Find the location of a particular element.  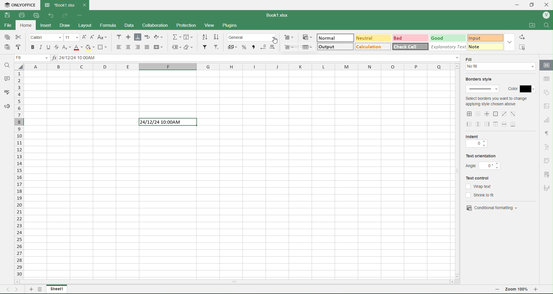

show/hide paragraph is located at coordinates (546, 133).